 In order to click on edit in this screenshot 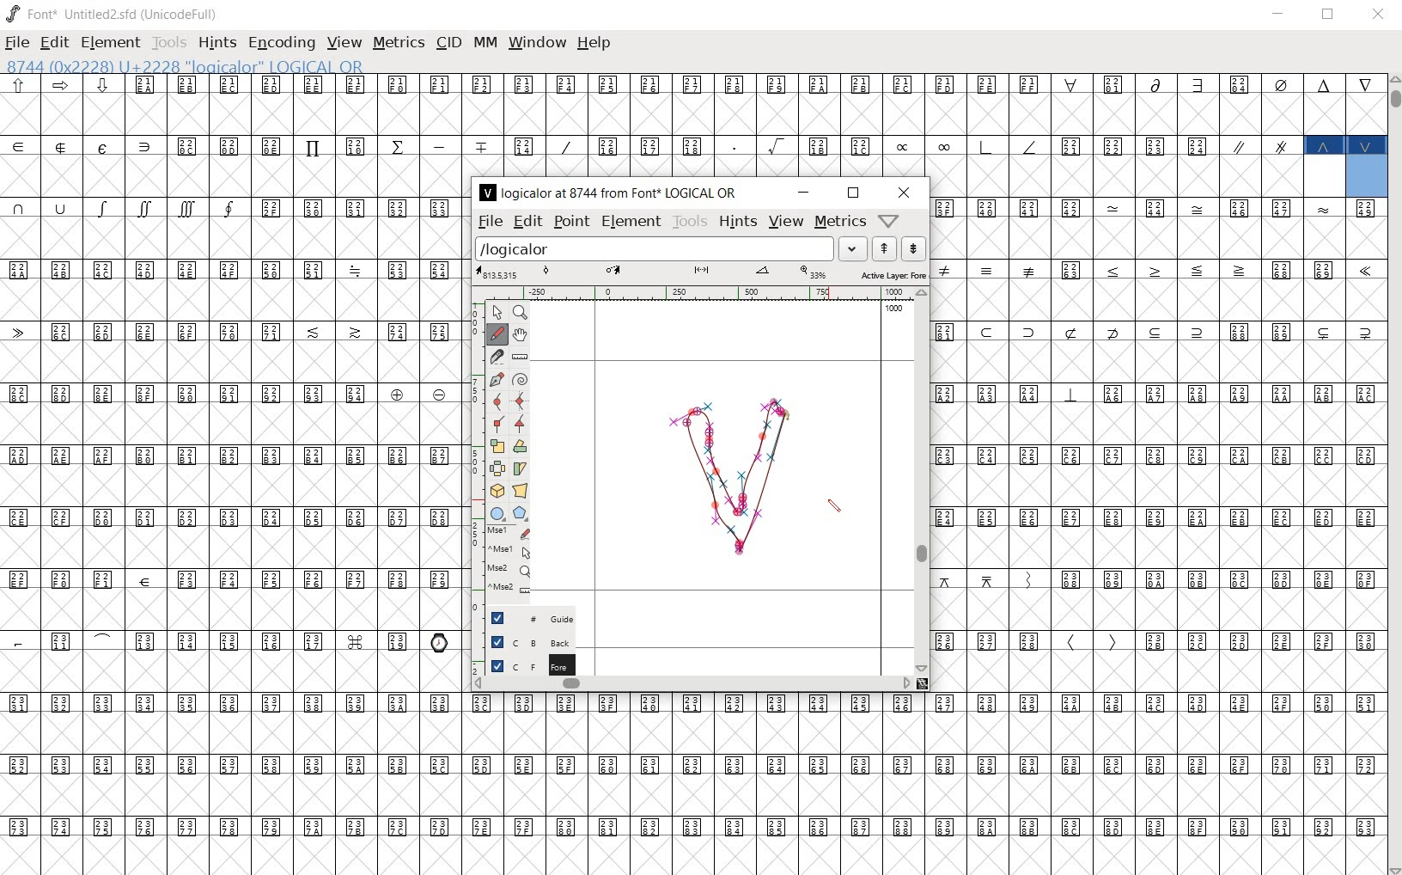, I will do `click(55, 42)`.